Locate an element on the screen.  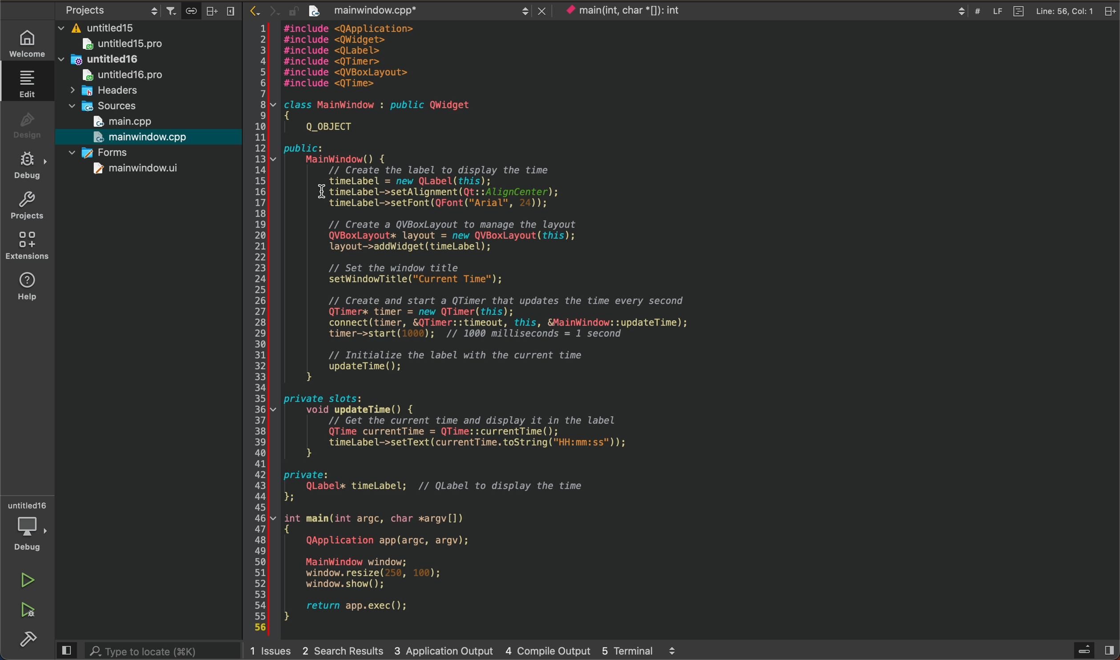
Next is located at coordinates (274, 10).